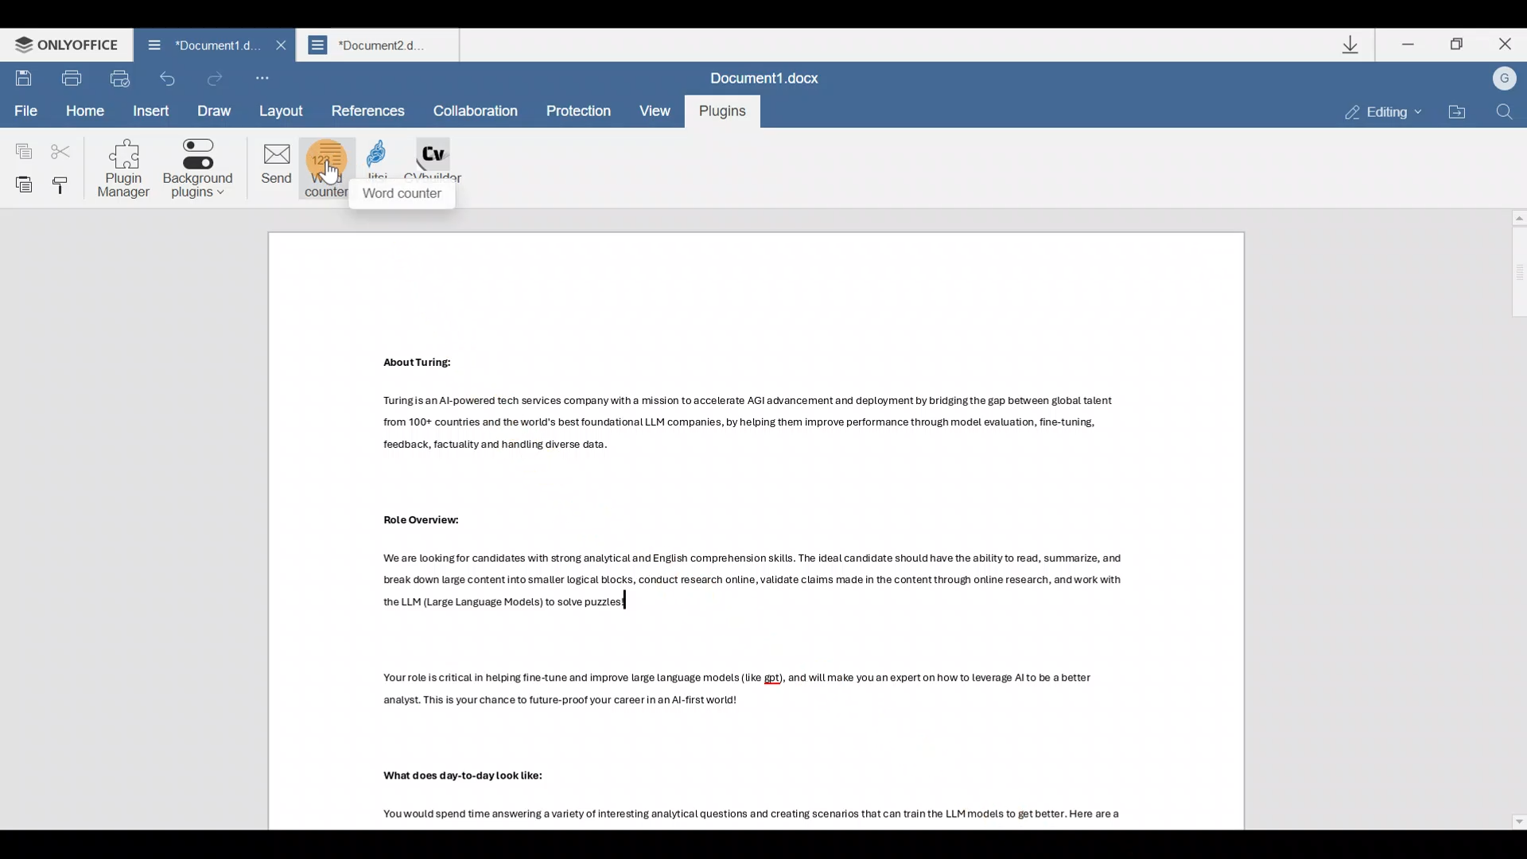 The height and width of the screenshot is (859, 1527). What do you see at coordinates (25, 111) in the screenshot?
I see `File` at bounding box center [25, 111].